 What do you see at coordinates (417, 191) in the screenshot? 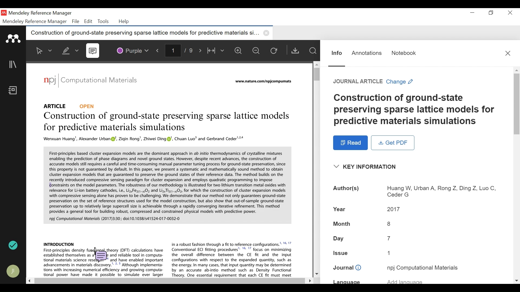
I see `Authors` at bounding box center [417, 191].